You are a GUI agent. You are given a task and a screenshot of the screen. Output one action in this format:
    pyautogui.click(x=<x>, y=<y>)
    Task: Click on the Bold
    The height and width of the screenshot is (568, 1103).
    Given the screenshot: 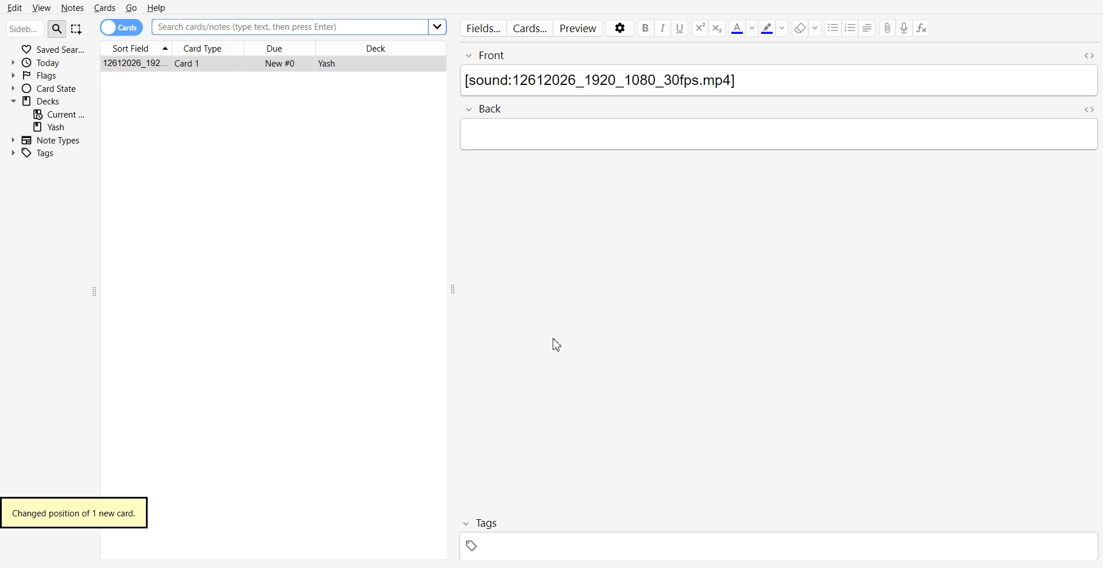 What is the action you would take?
    pyautogui.click(x=645, y=28)
    